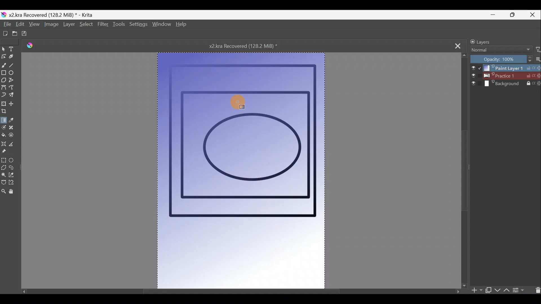 The image size is (541, 304). I want to click on Move a layer, so click(14, 104).